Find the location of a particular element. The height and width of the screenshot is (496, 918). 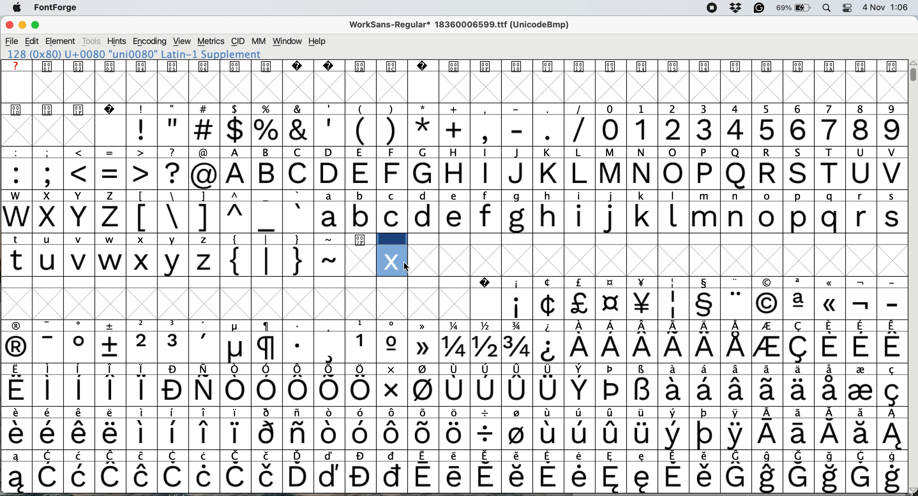

special characters is located at coordinates (452, 477).